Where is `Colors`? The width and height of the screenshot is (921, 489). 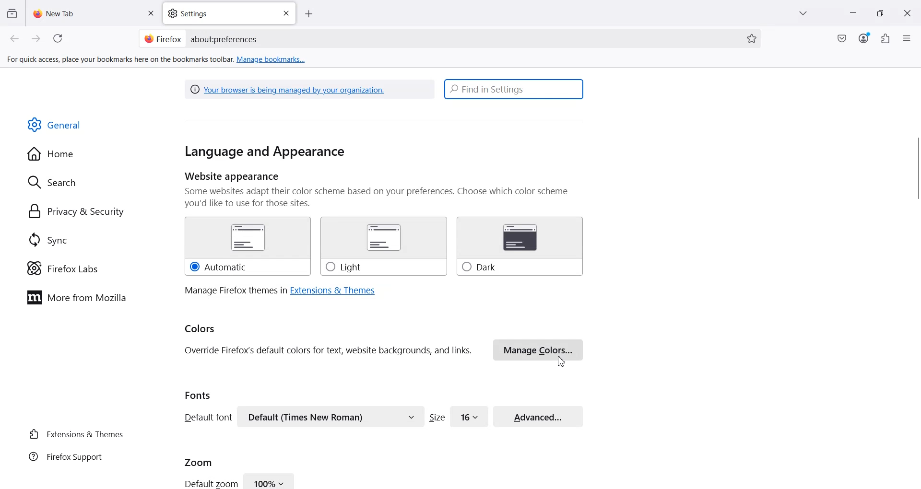 Colors is located at coordinates (201, 329).